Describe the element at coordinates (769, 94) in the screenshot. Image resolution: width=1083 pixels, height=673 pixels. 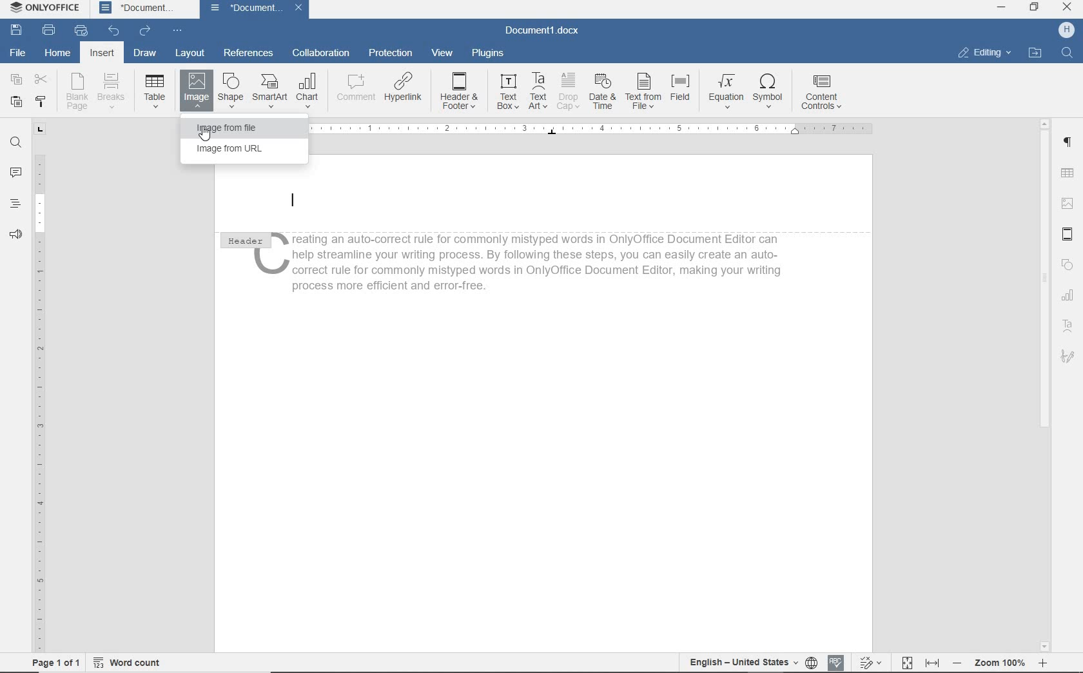
I see `SYMBOL` at that location.